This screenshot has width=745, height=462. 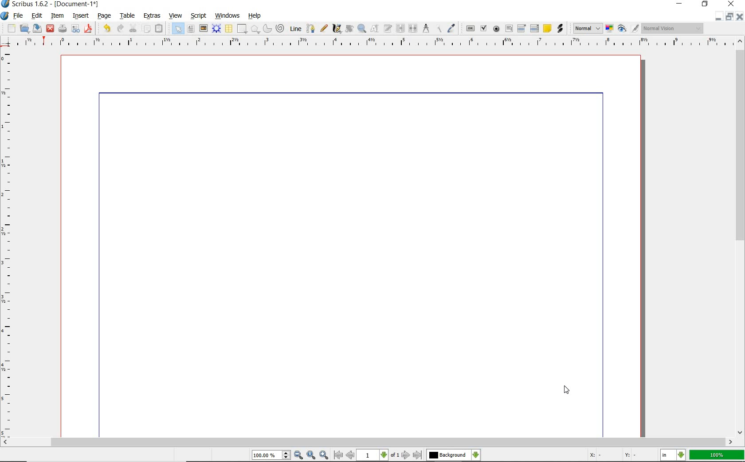 I want to click on system name, so click(x=50, y=4).